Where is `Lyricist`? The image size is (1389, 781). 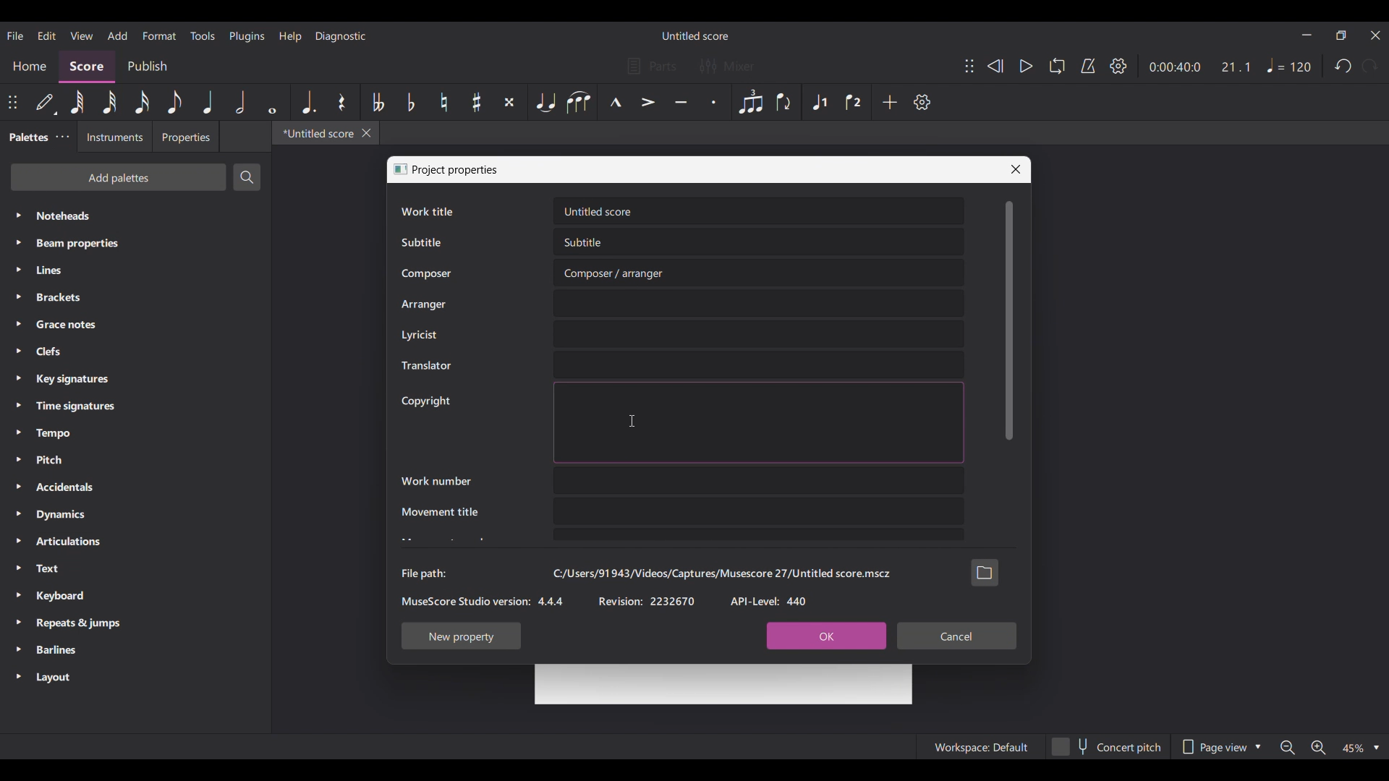
Lyricist is located at coordinates (419, 335).